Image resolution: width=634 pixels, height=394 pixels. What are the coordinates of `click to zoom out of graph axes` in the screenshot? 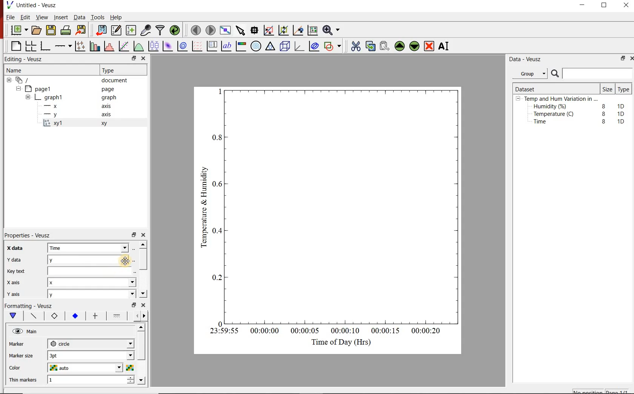 It's located at (284, 31).